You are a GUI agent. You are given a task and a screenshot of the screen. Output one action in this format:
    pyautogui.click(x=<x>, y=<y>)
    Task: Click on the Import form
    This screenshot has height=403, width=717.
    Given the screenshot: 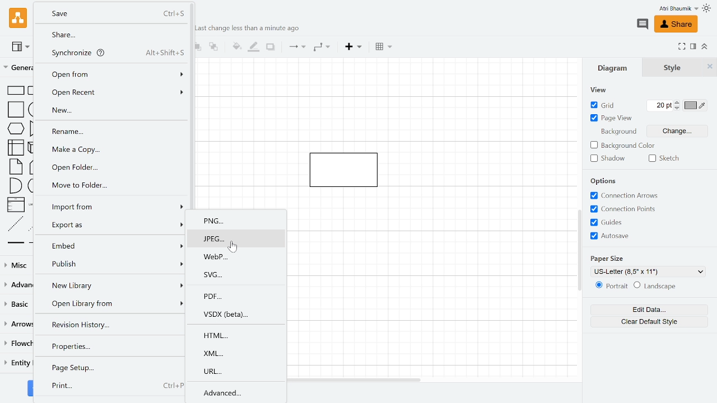 What is the action you would take?
    pyautogui.click(x=113, y=205)
    